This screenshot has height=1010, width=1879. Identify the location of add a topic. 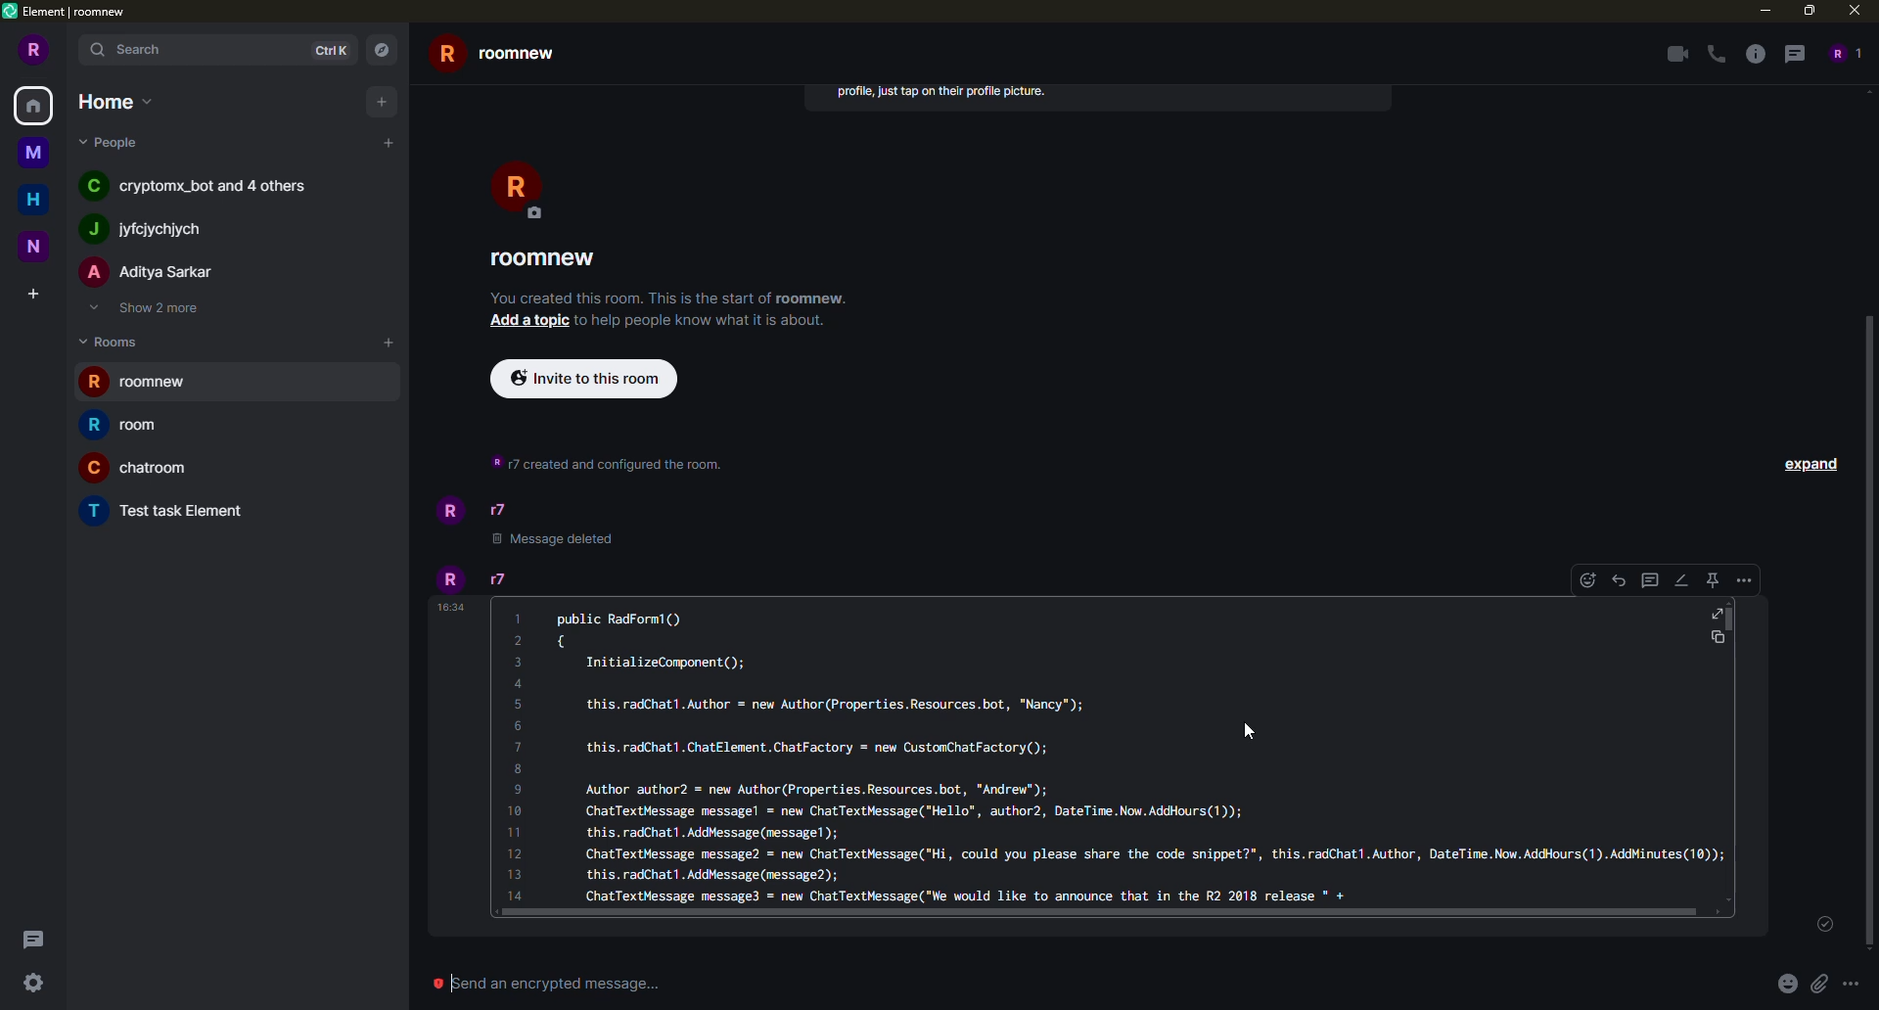
(529, 323).